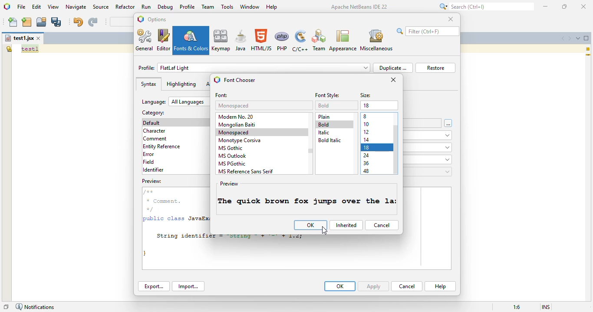 This screenshot has width=593, height=312. I want to click on close, so click(583, 6).